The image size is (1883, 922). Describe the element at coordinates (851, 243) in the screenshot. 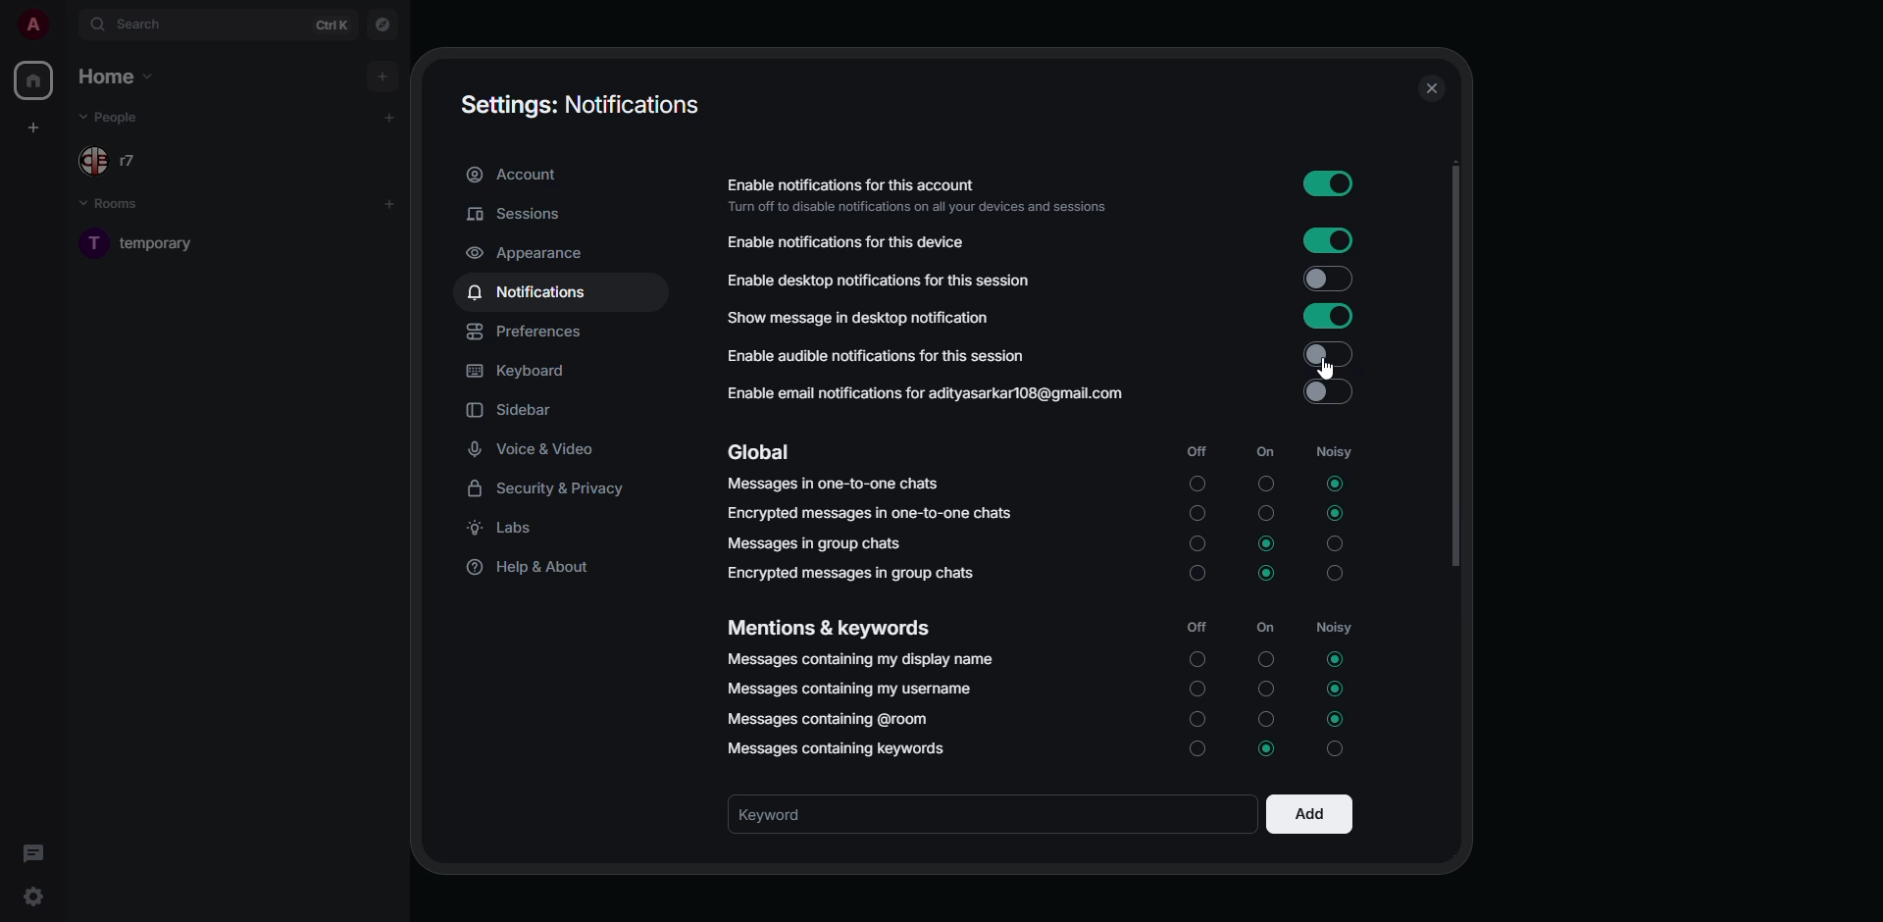

I see `enable notifications for this device` at that location.